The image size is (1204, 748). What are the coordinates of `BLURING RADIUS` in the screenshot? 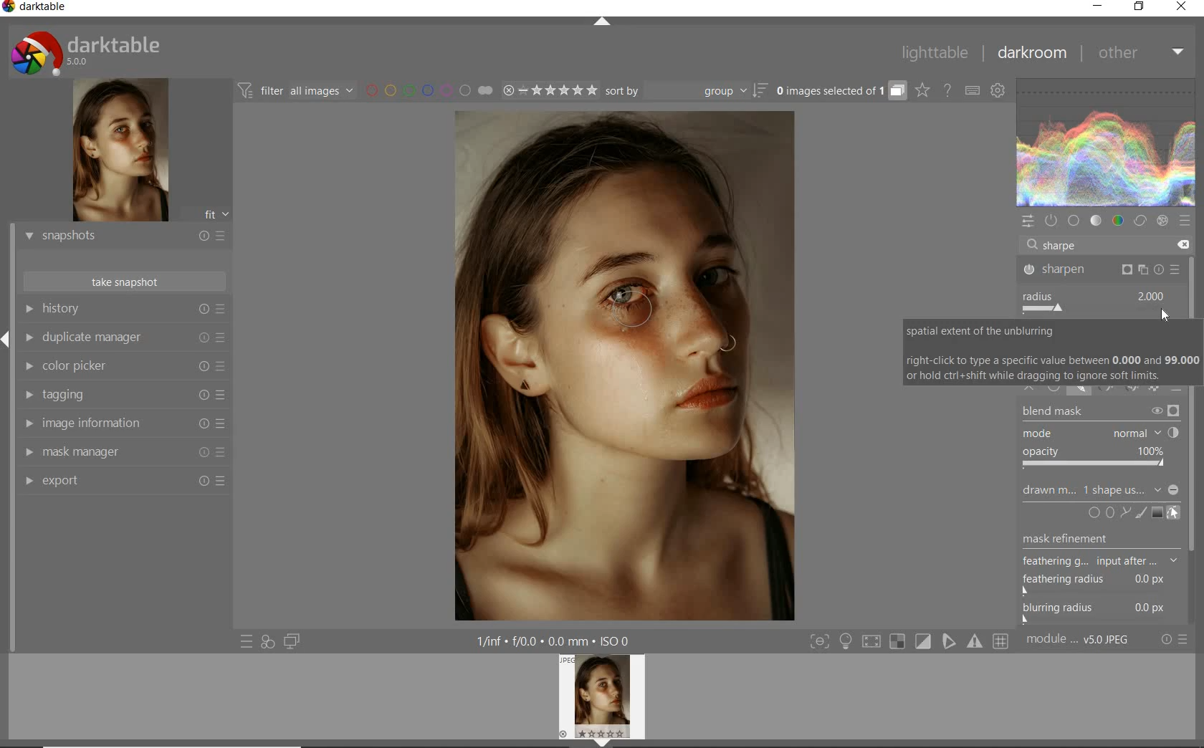 It's located at (1102, 610).